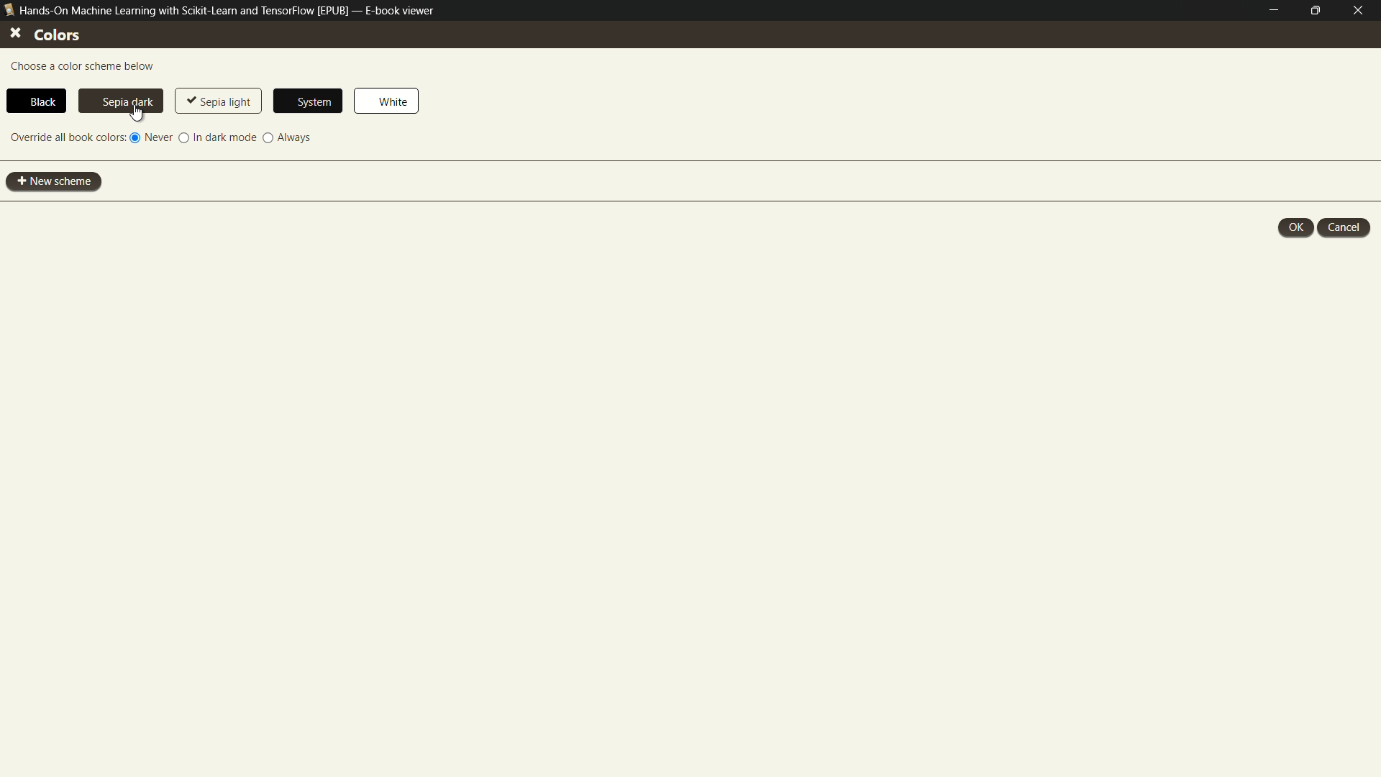 Image resolution: width=1381 pixels, height=777 pixels. Describe the element at coordinates (220, 14) in the screenshot. I see `Hands-On Machine Learning with Scikit-Learn and TensorFlow [EPUB] — E-book viewer` at that location.